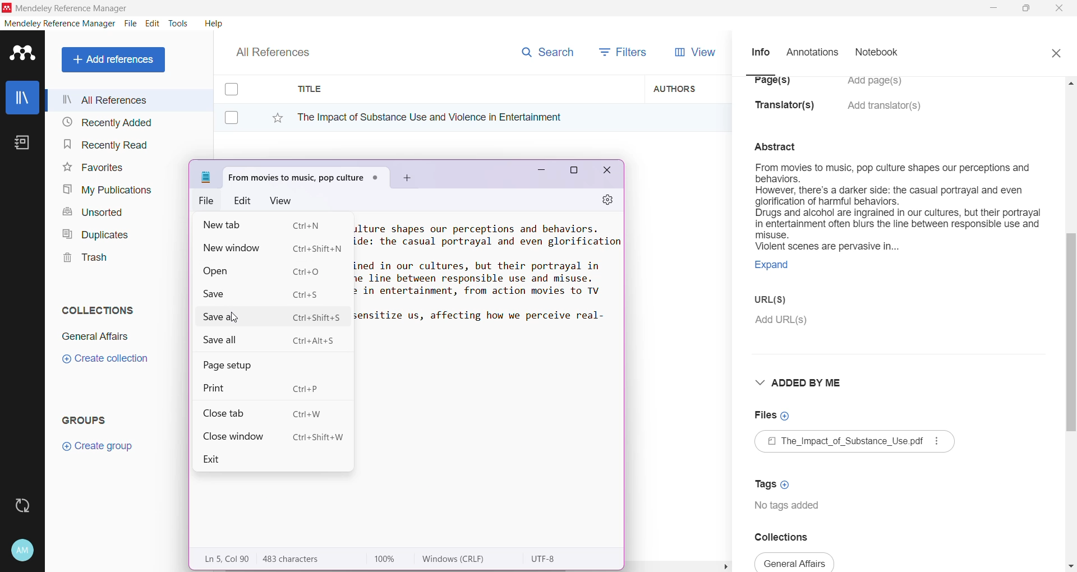 Image resolution: width=1077 pixels, height=572 pixels. I want to click on Default title, so click(306, 176).